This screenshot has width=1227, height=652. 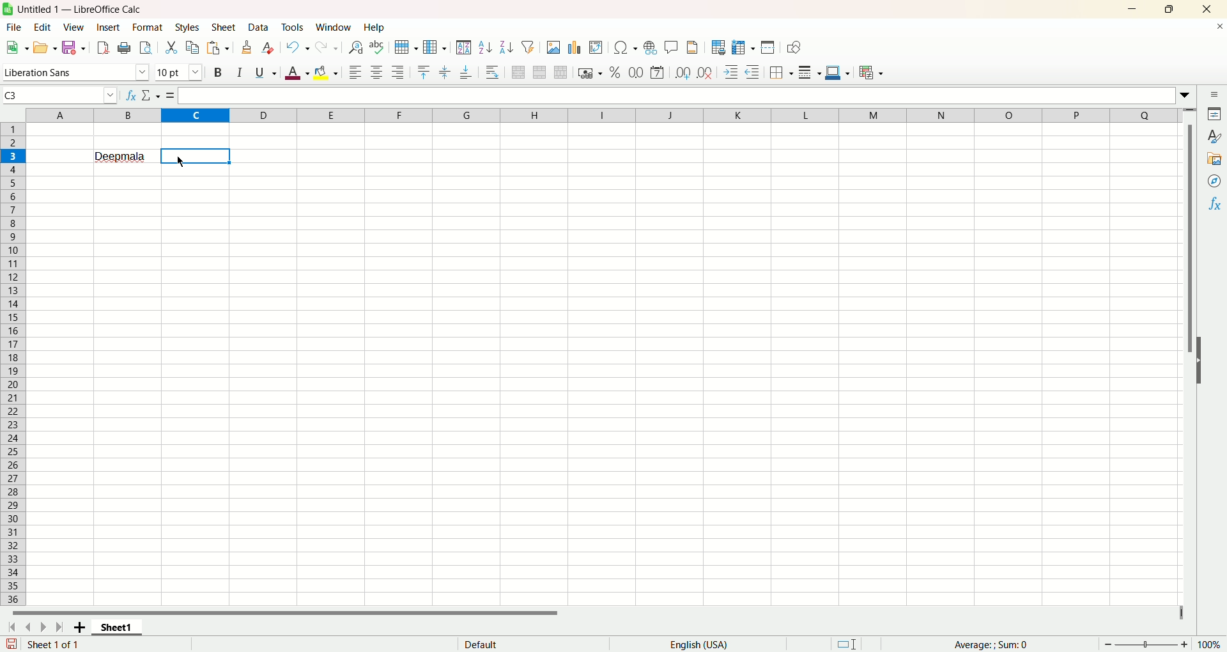 I want to click on select function, so click(x=151, y=95).